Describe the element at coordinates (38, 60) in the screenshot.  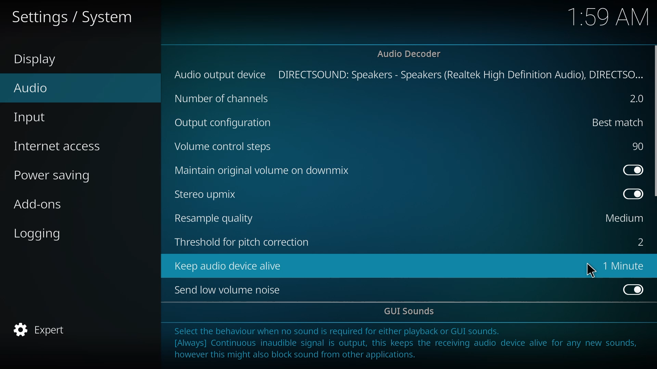
I see `display` at that location.